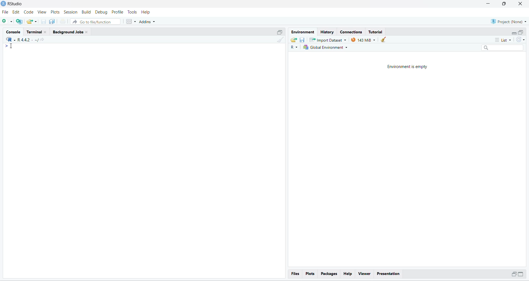  Describe the element at coordinates (131, 22) in the screenshot. I see `grid` at that location.